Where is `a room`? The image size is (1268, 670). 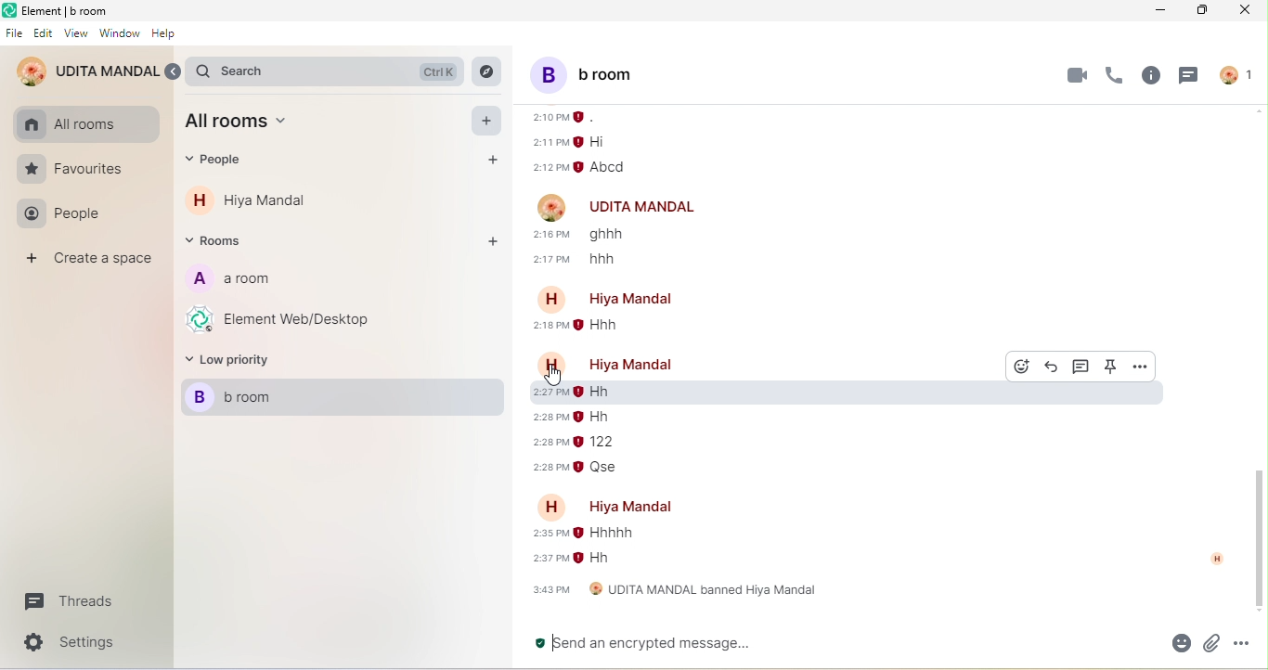 a room is located at coordinates (229, 281).